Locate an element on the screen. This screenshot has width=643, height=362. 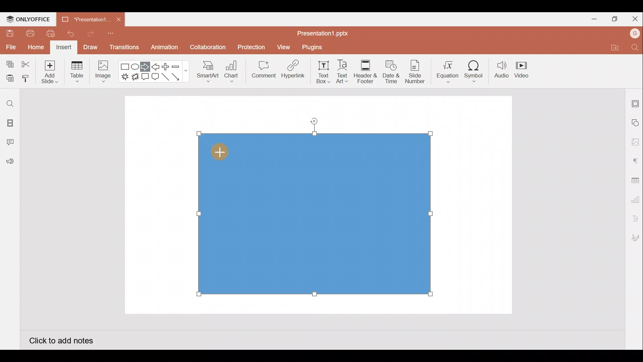
Header & footer is located at coordinates (366, 70).